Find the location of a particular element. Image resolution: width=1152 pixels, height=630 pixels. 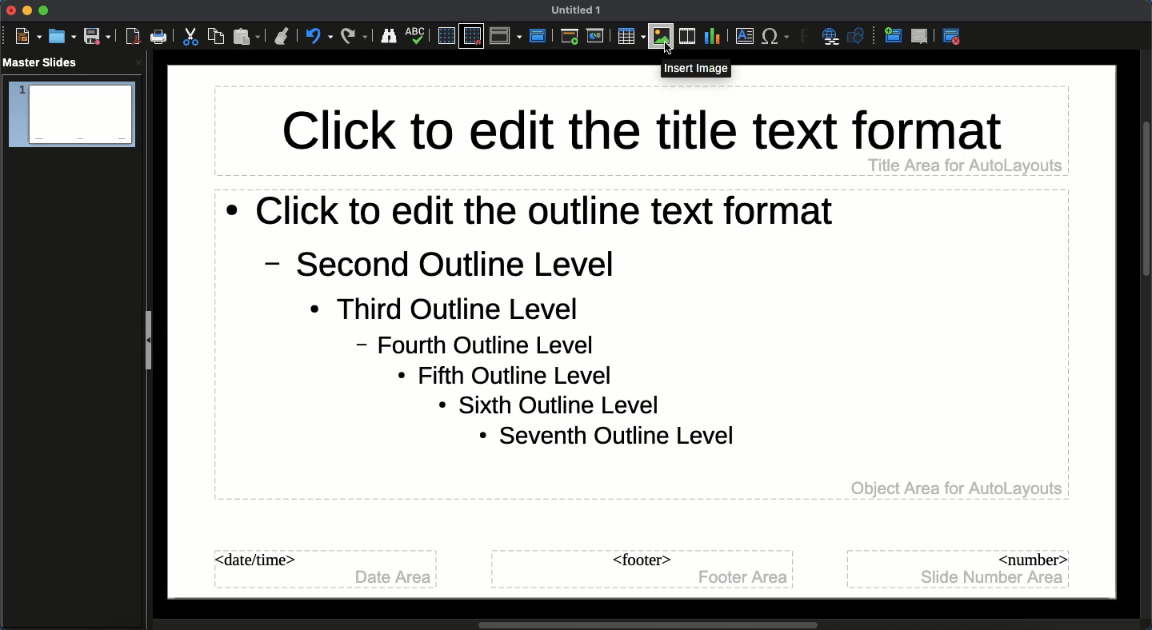

Finder is located at coordinates (388, 35).